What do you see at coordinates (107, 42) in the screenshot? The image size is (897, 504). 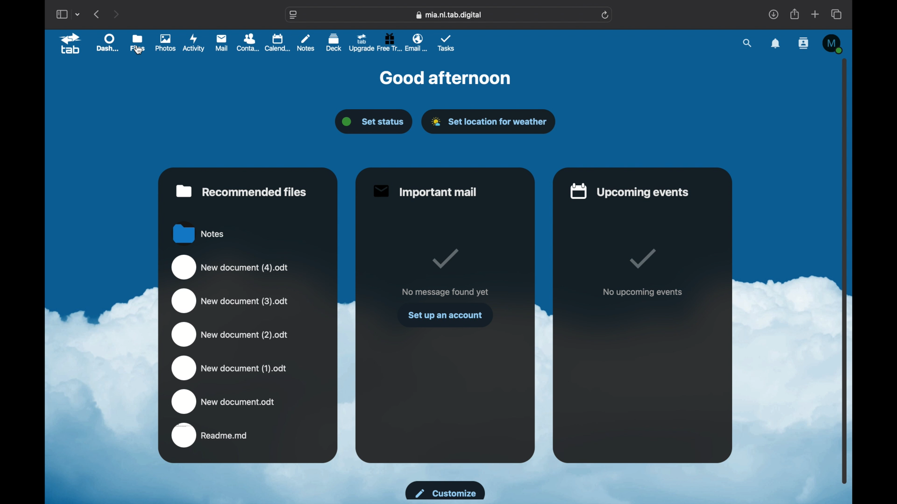 I see `dashboard` at bounding box center [107, 42].